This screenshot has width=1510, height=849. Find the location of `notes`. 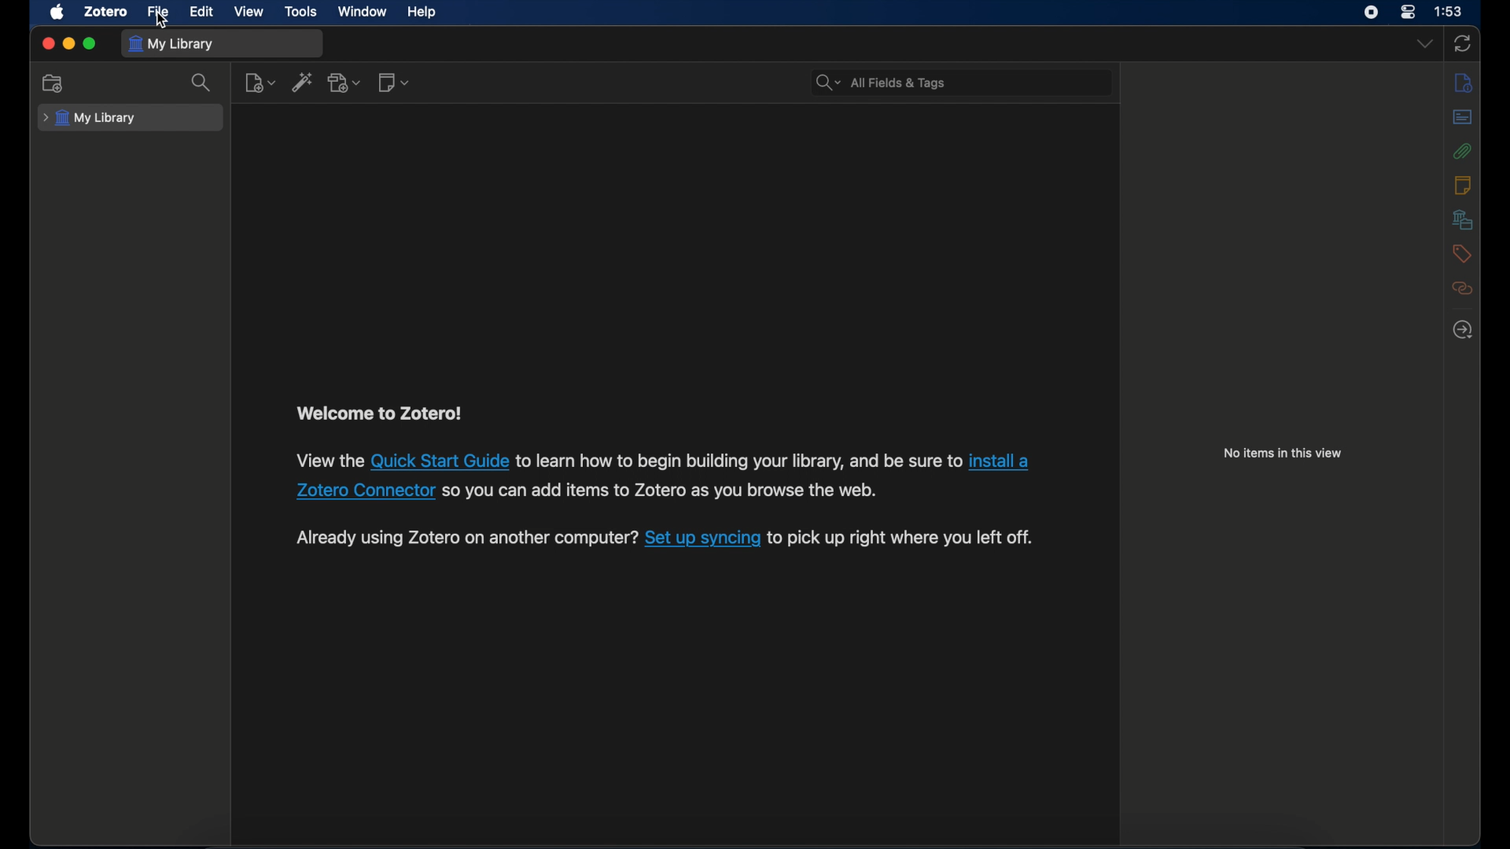

notes is located at coordinates (1464, 183).